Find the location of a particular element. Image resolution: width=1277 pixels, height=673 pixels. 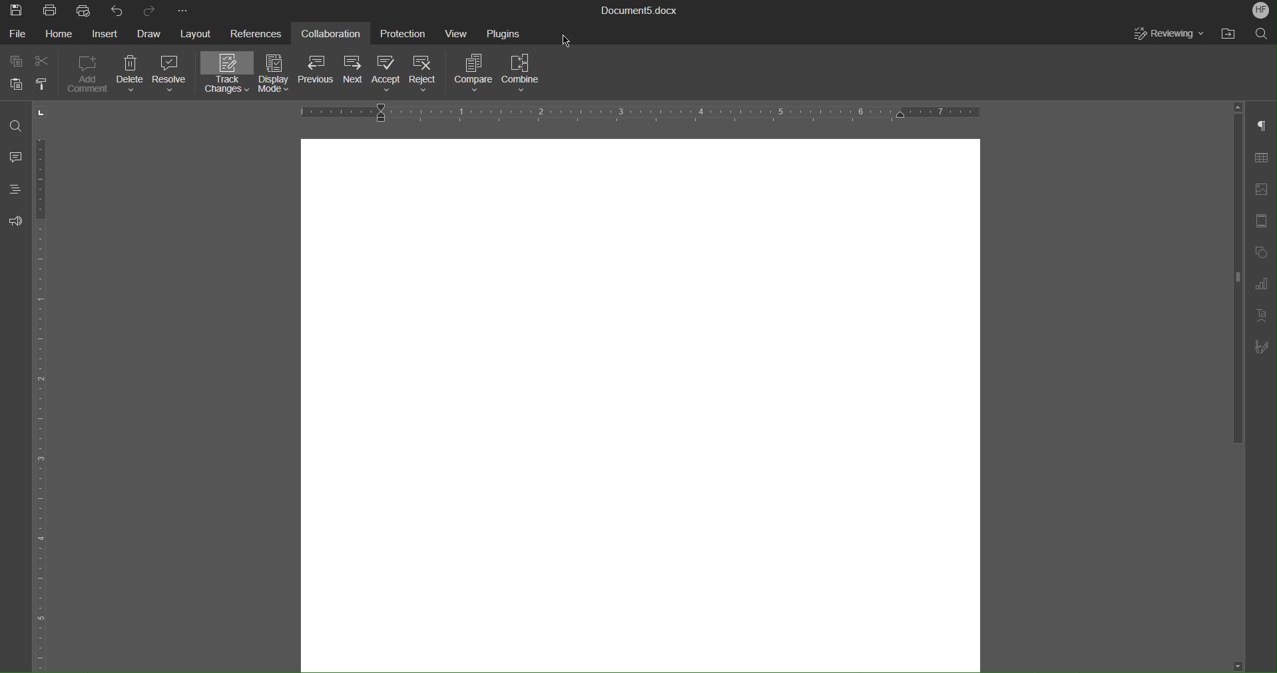

References is located at coordinates (260, 33).